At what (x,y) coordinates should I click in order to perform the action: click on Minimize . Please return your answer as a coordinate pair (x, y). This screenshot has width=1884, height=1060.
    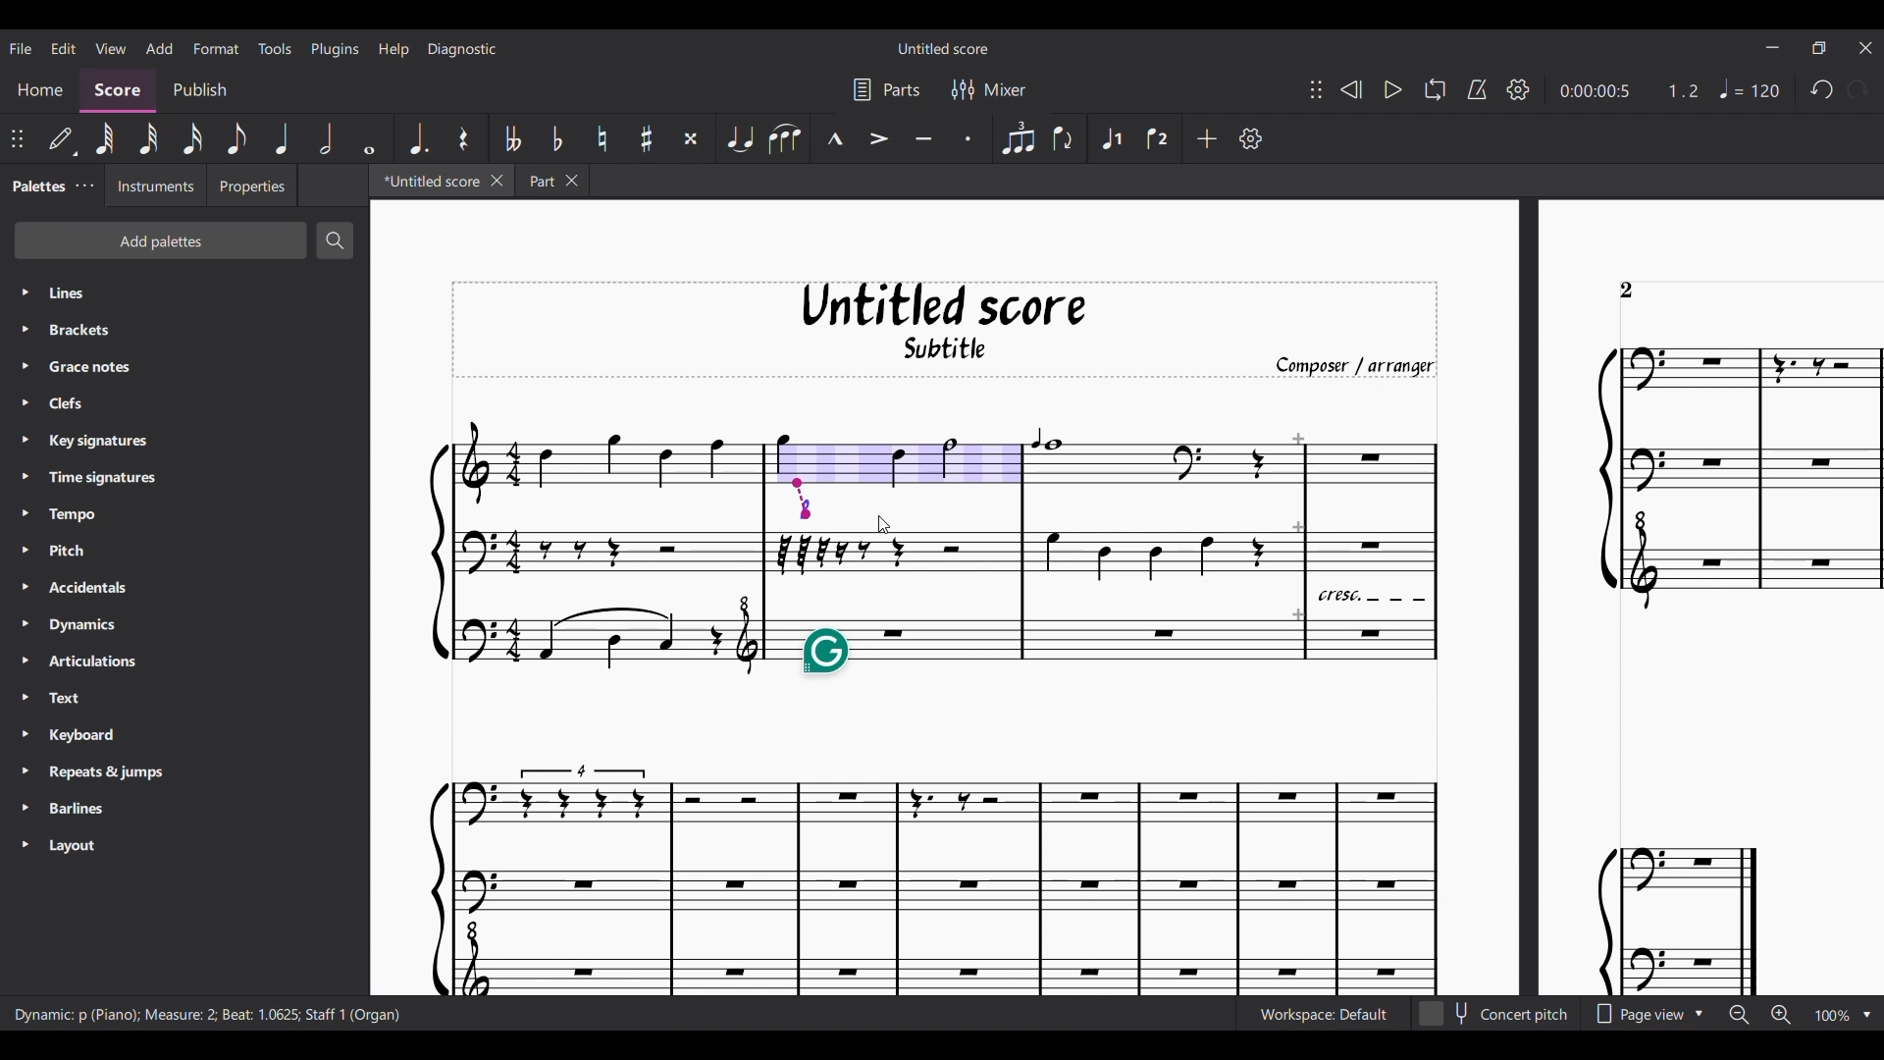
    Looking at the image, I should click on (1773, 47).